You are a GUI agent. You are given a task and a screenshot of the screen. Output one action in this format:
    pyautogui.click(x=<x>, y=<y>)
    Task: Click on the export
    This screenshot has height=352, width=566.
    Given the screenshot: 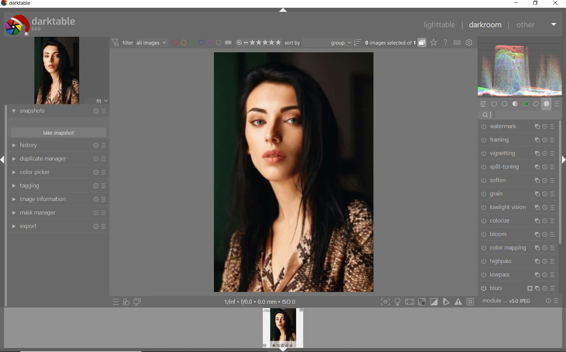 What is the action you would take?
    pyautogui.click(x=58, y=228)
    